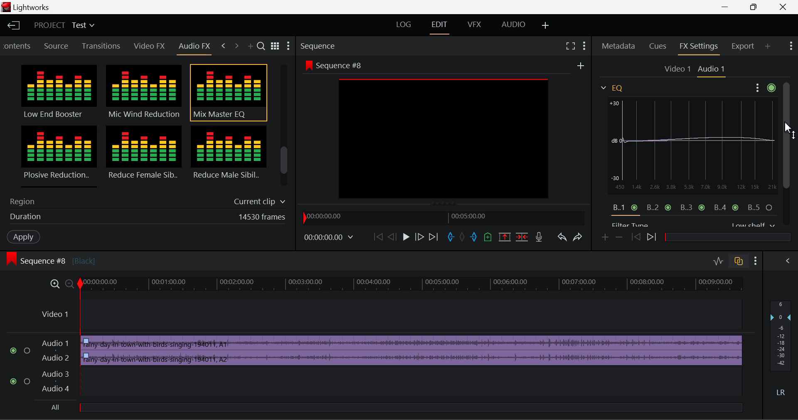  I want to click on Close, so click(779, 7).